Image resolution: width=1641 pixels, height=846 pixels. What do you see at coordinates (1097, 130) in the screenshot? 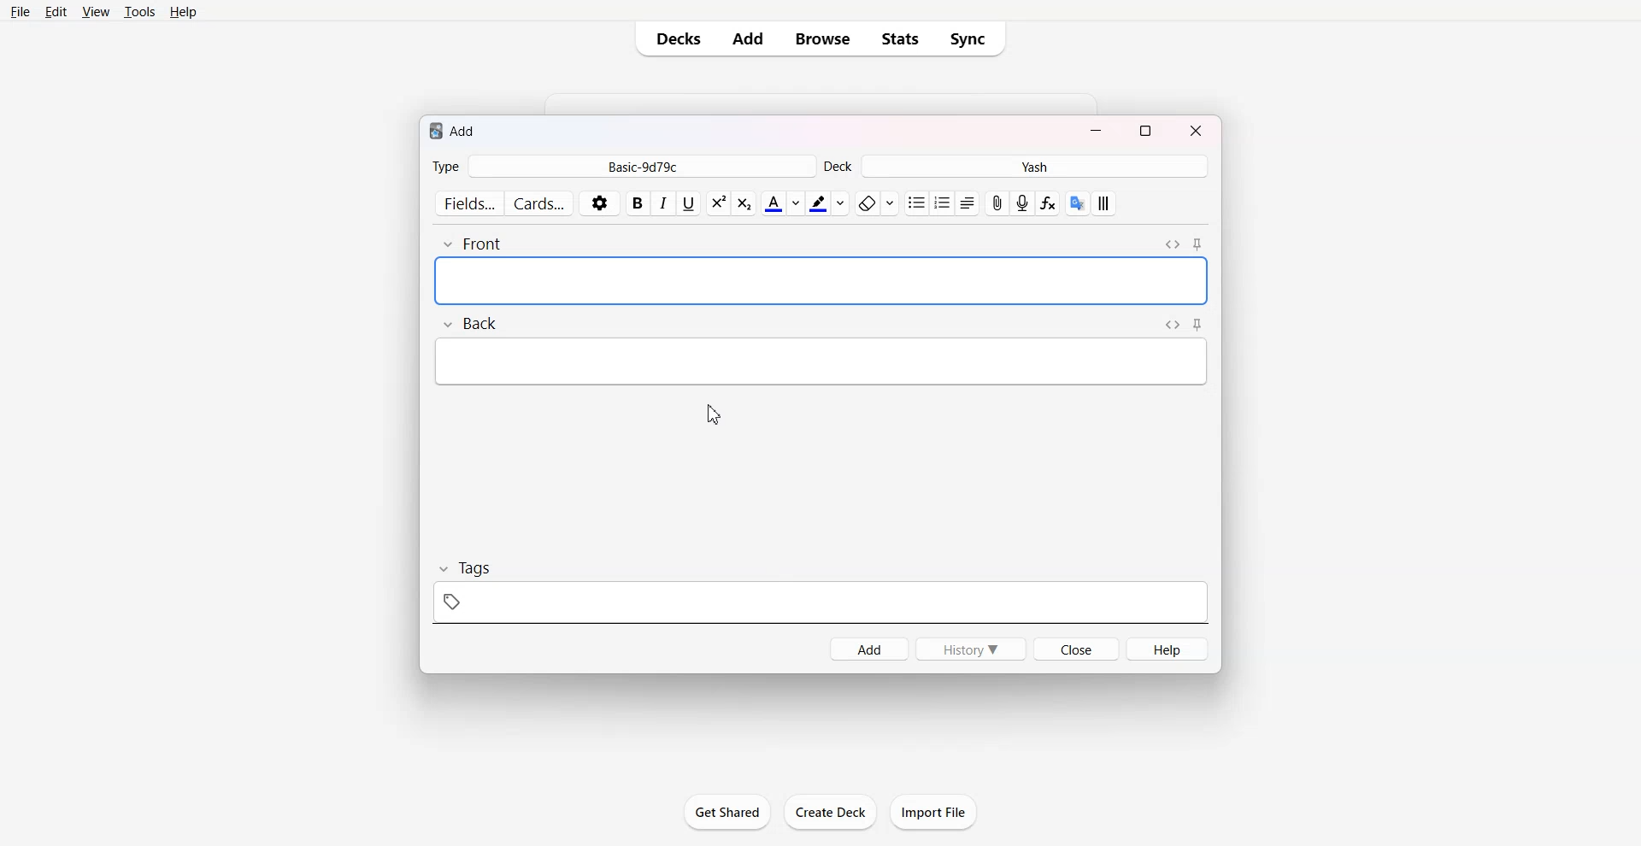
I see `Minimize` at bounding box center [1097, 130].